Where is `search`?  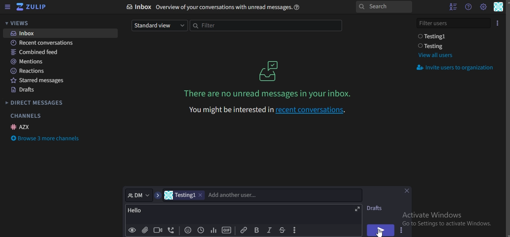
search is located at coordinates (383, 7).